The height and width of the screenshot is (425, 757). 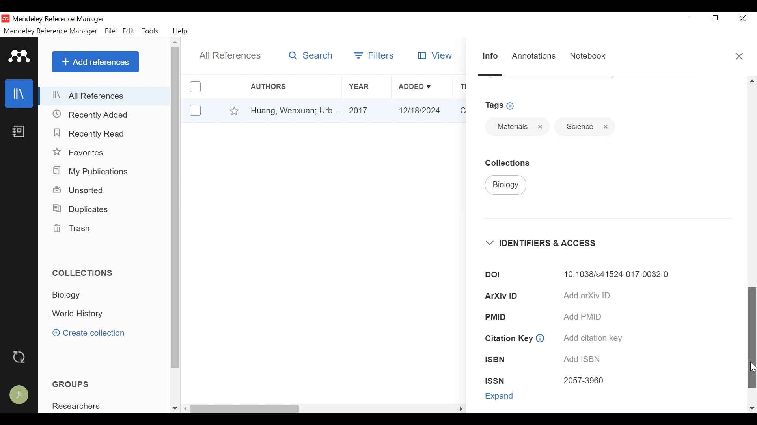 I want to click on Groups, so click(x=71, y=384).